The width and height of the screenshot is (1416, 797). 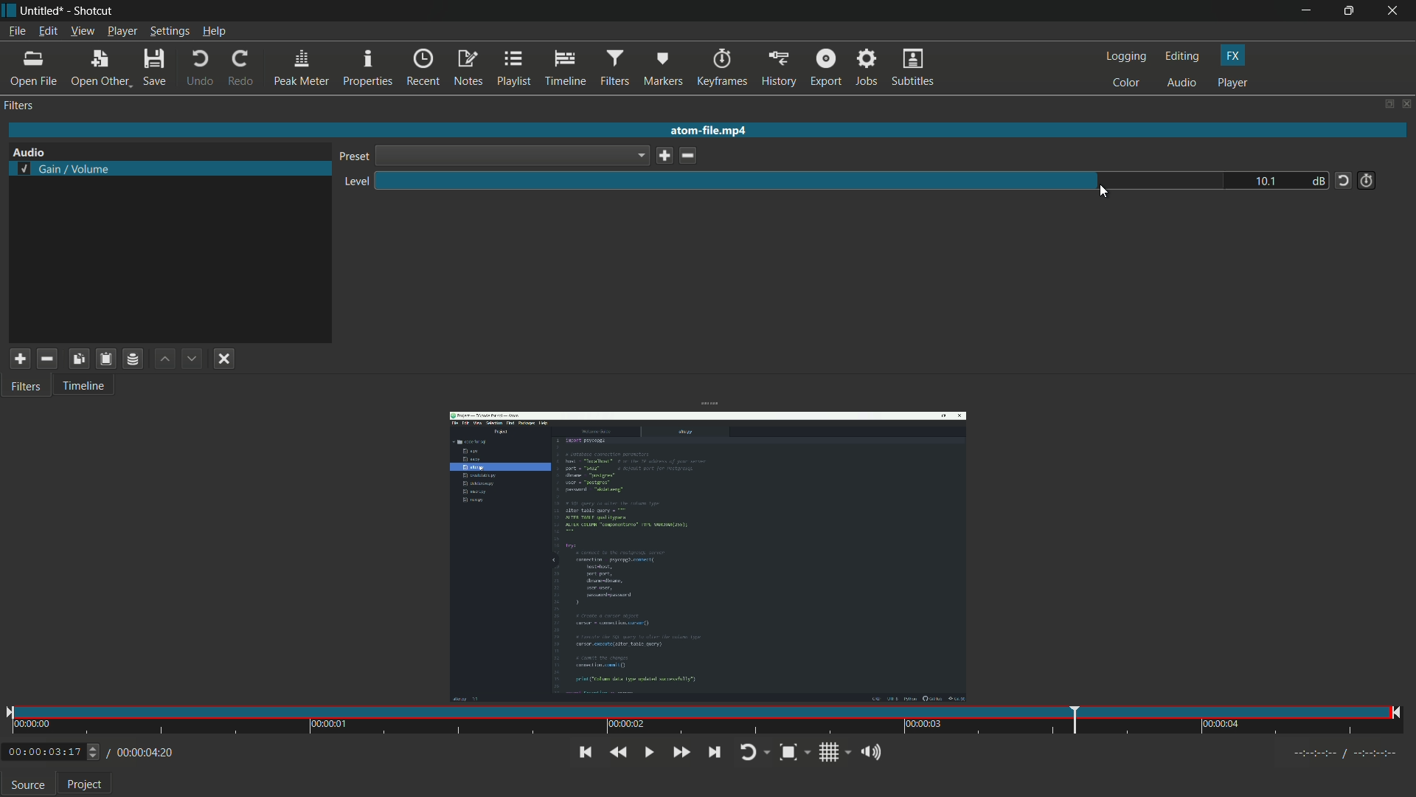 I want to click on 00:00:03:17 (Current Time), so click(x=53, y=753).